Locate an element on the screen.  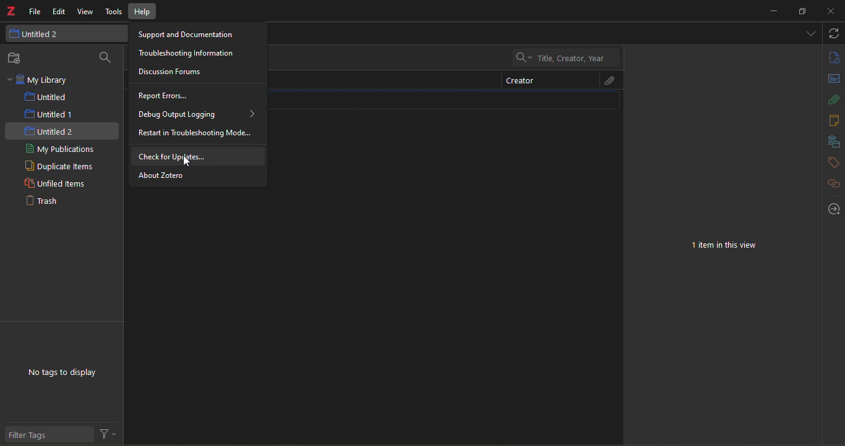
filter is located at coordinates (108, 434).